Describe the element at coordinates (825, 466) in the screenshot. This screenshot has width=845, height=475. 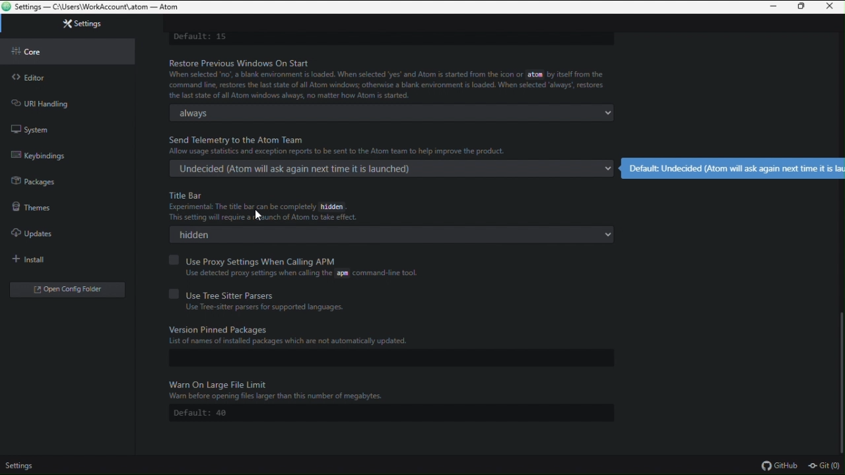
I see `git` at that location.